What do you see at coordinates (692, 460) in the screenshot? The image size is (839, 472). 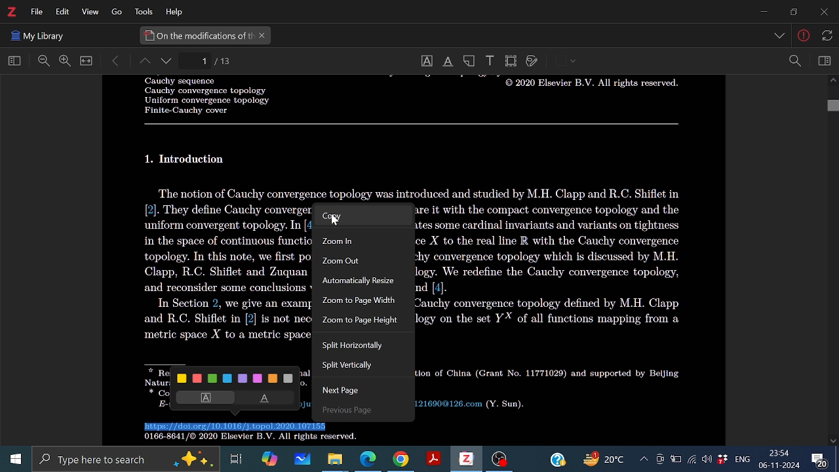 I see `Internet access` at bounding box center [692, 460].